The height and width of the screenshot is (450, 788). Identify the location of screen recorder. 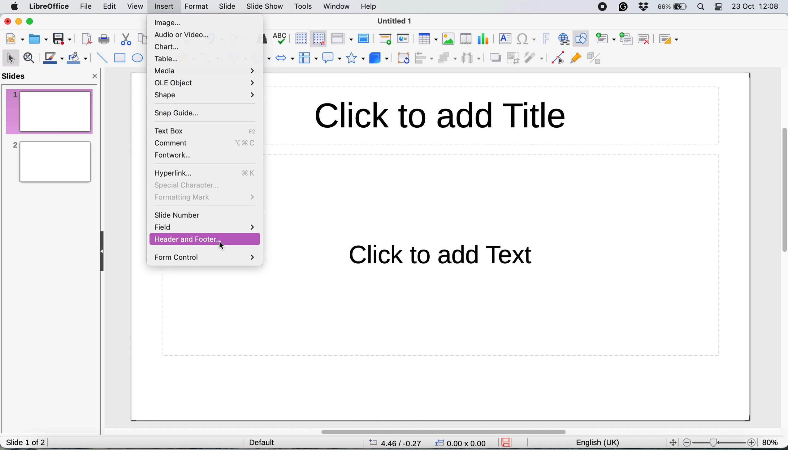
(605, 7).